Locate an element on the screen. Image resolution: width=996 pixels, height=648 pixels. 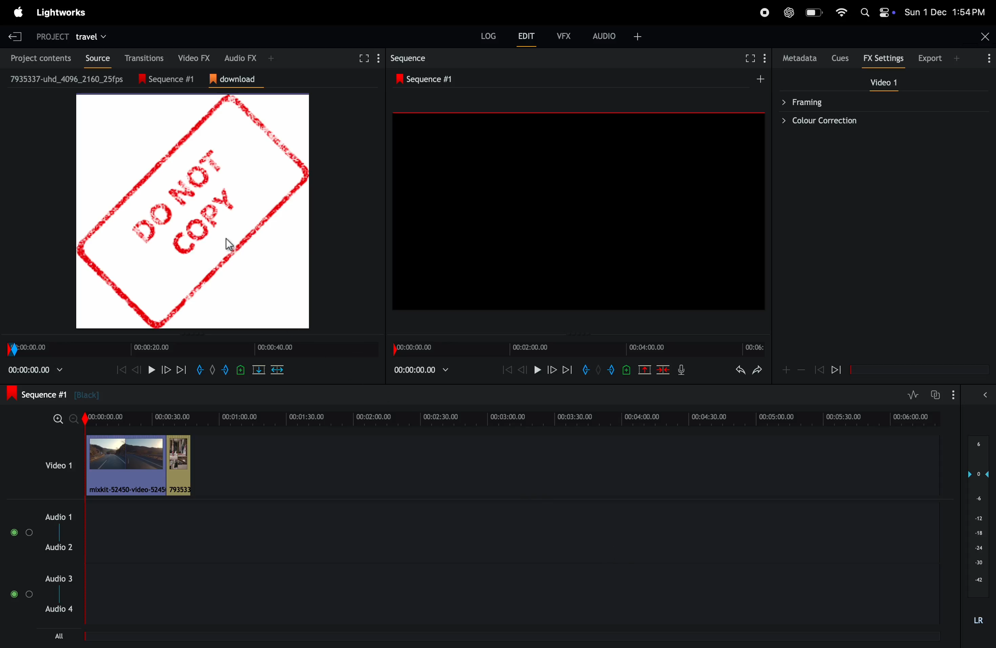
date and time is located at coordinates (945, 12).